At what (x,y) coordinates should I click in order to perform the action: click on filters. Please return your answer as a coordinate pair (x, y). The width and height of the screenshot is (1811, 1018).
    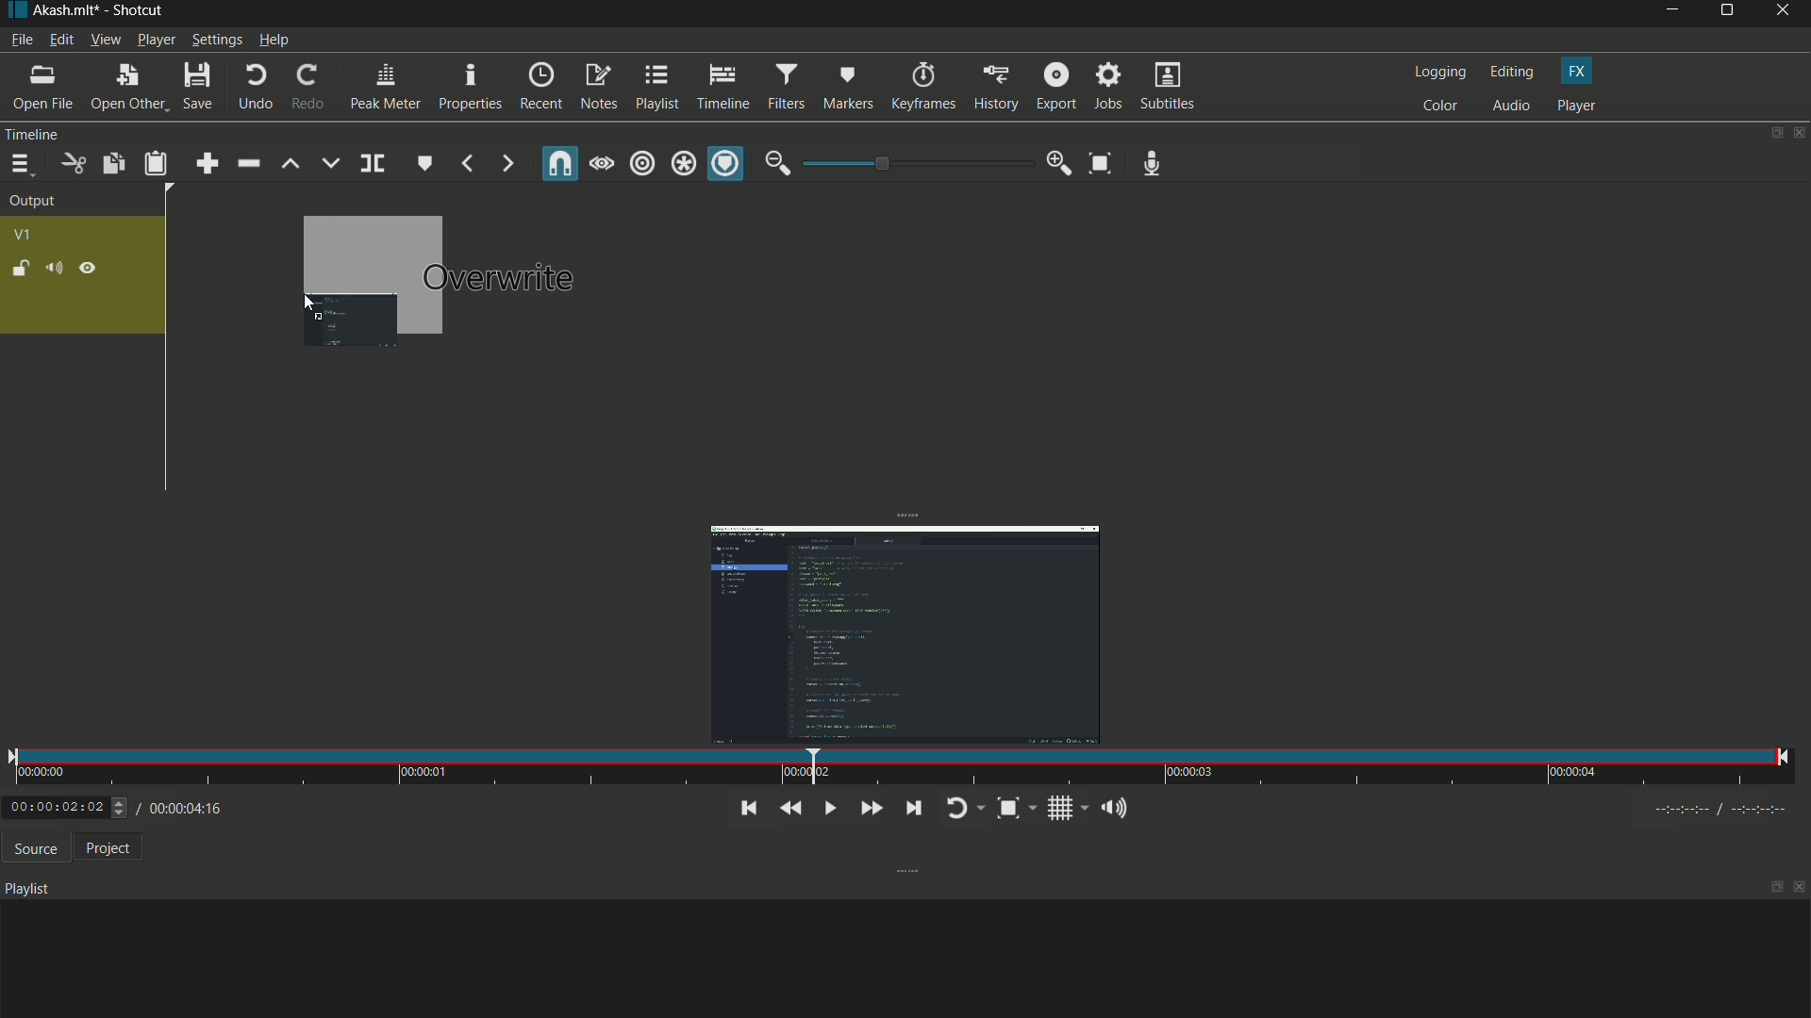
    Looking at the image, I should click on (786, 86).